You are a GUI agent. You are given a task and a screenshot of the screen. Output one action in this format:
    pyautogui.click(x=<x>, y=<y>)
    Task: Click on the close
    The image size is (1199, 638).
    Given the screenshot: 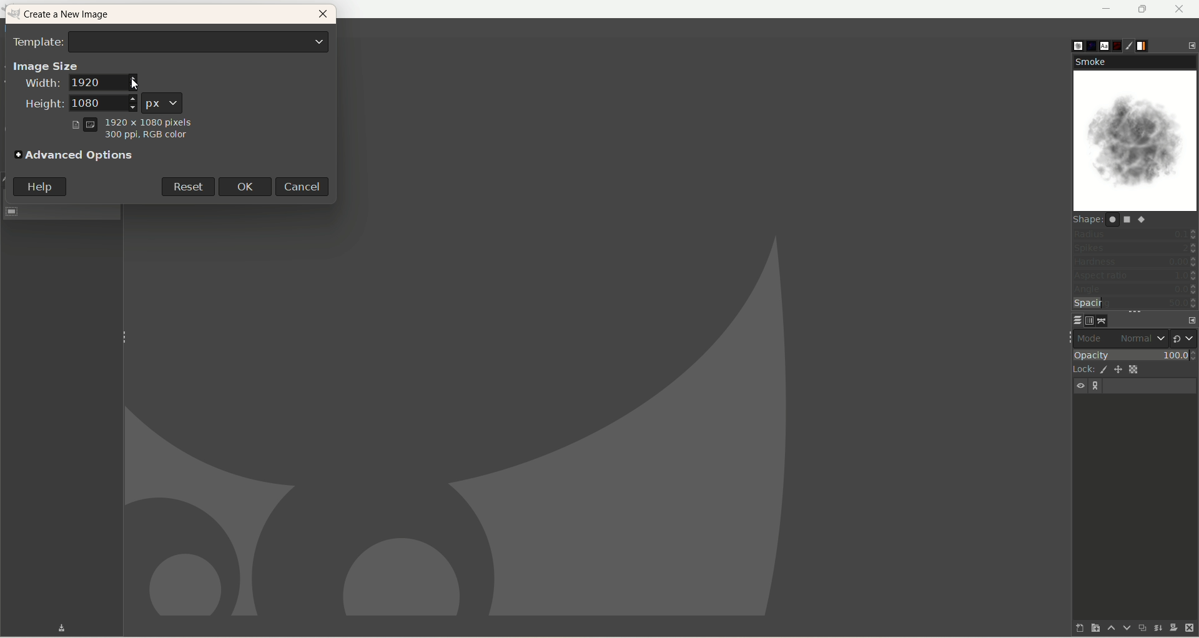 What is the action you would take?
    pyautogui.click(x=323, y=16)
    